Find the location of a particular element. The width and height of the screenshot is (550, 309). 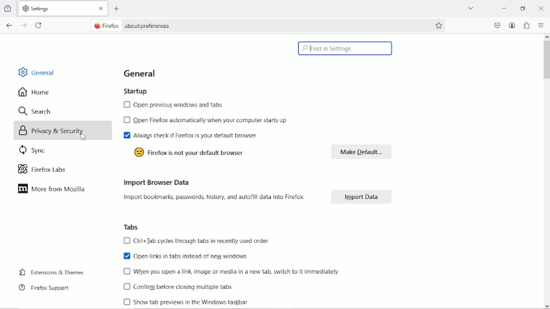

text is located at coordinates (215, 197).